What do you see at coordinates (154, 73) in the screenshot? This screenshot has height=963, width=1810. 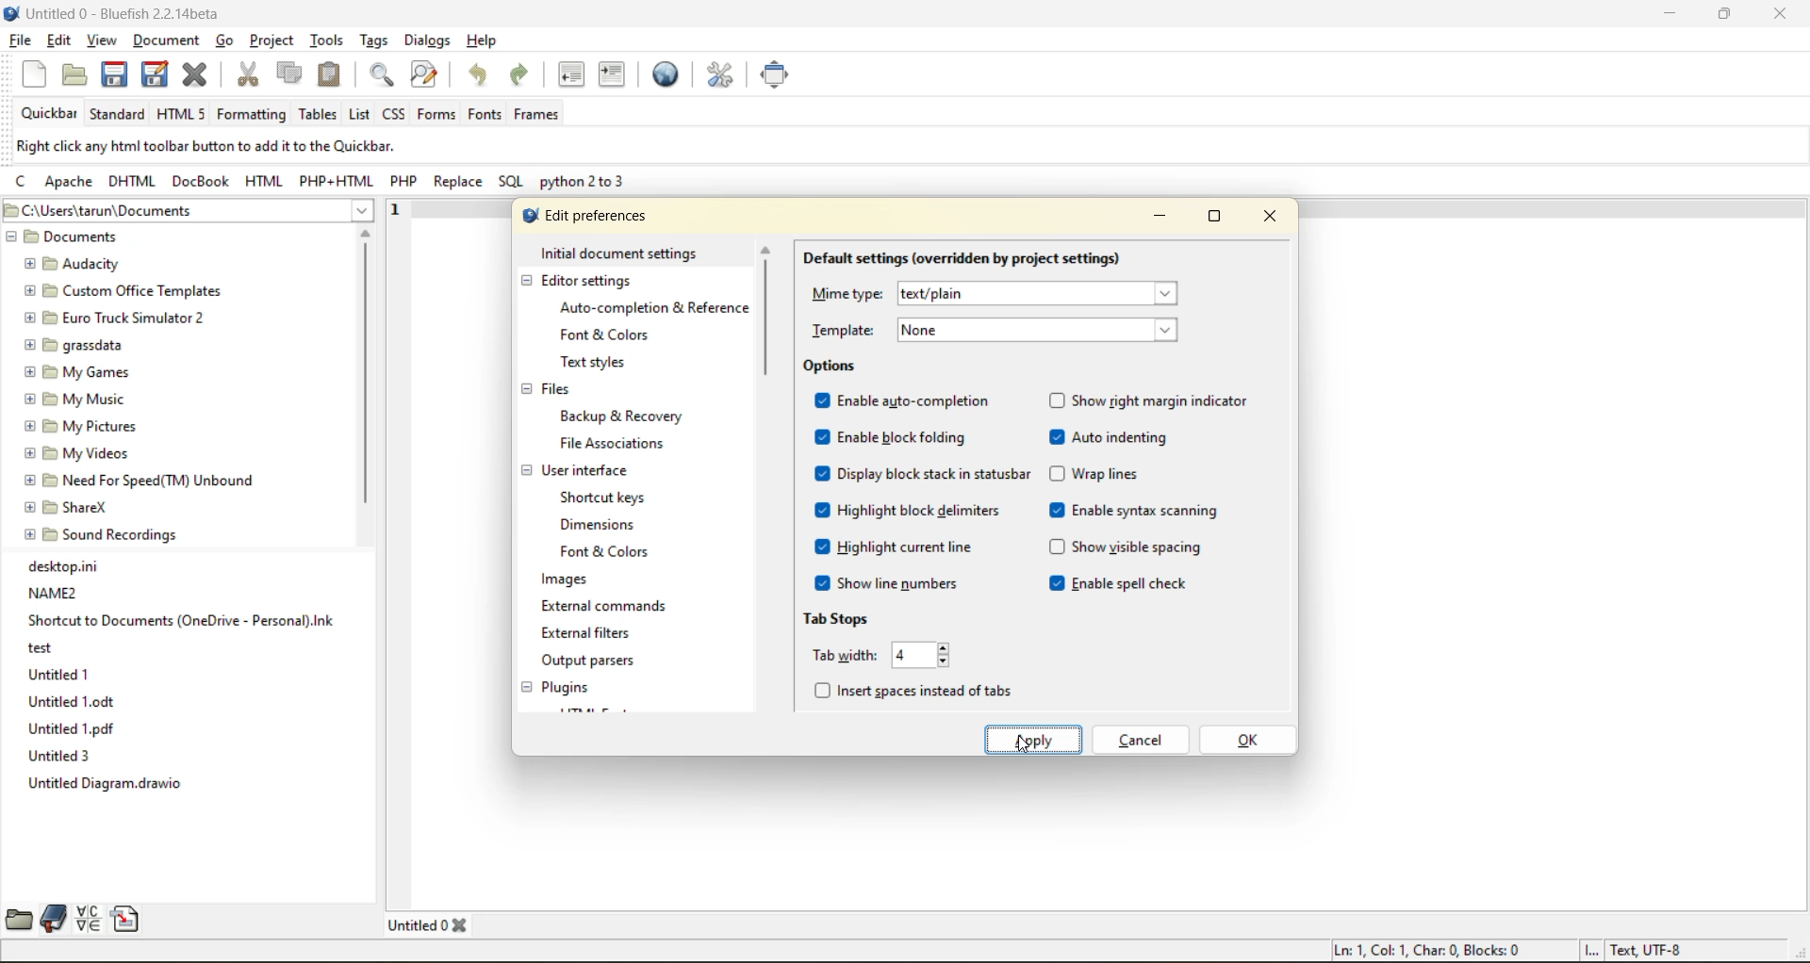 I see `save all` at bounding box center [154, 73].